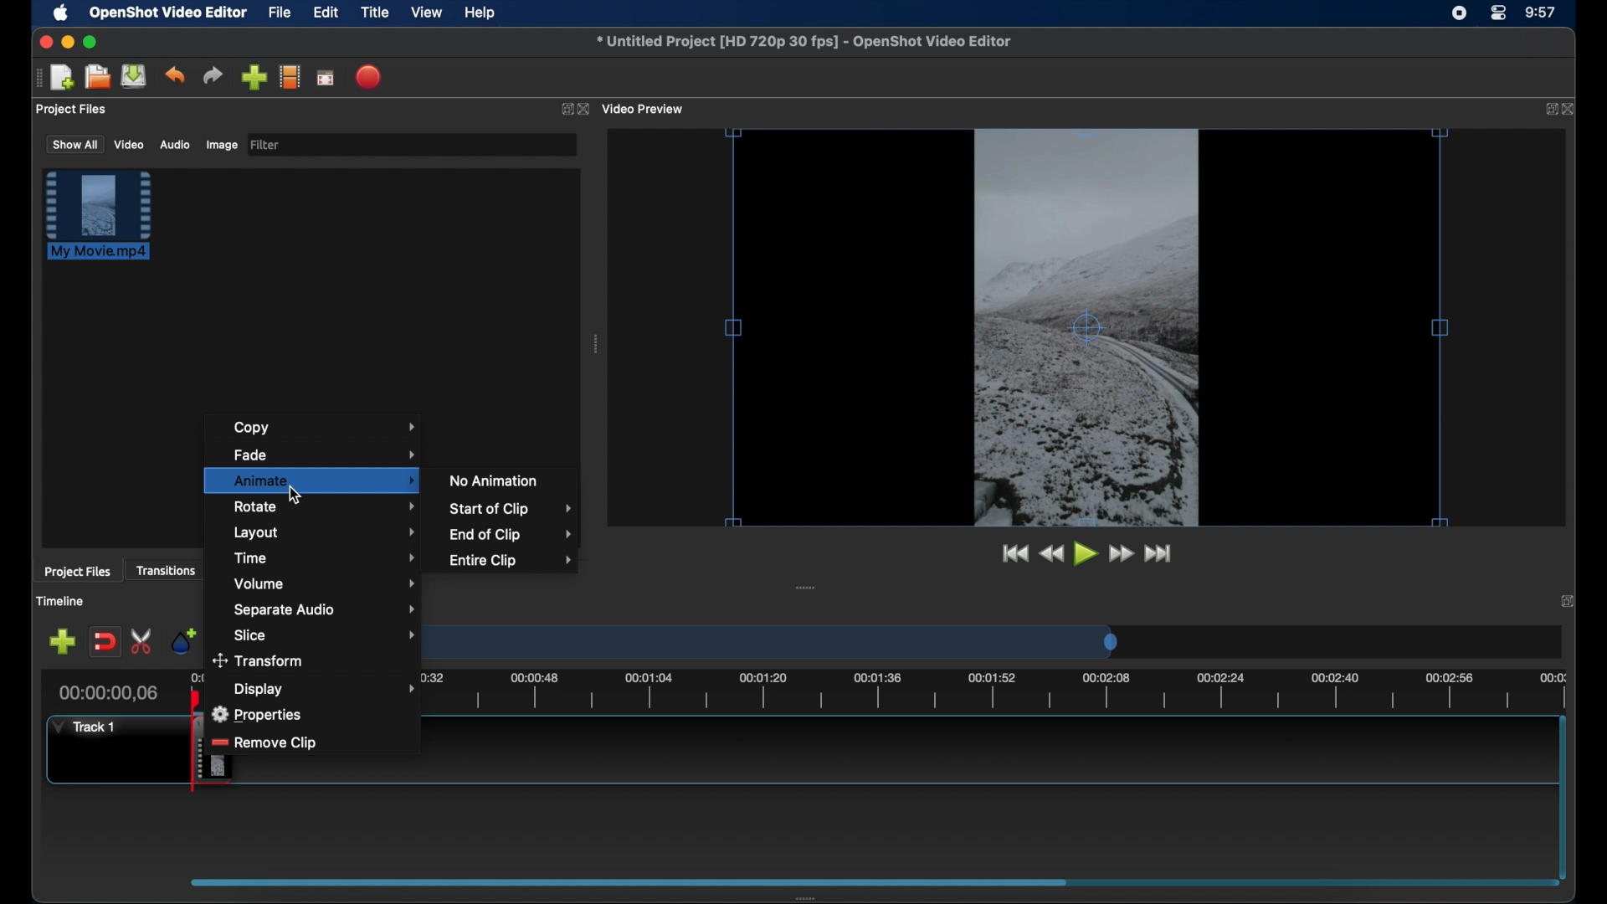 The height and width of the screenshot is (904, 1607). Describe the element at coordinates (90, 42) in the screenshot. I see `maximize` at that location.